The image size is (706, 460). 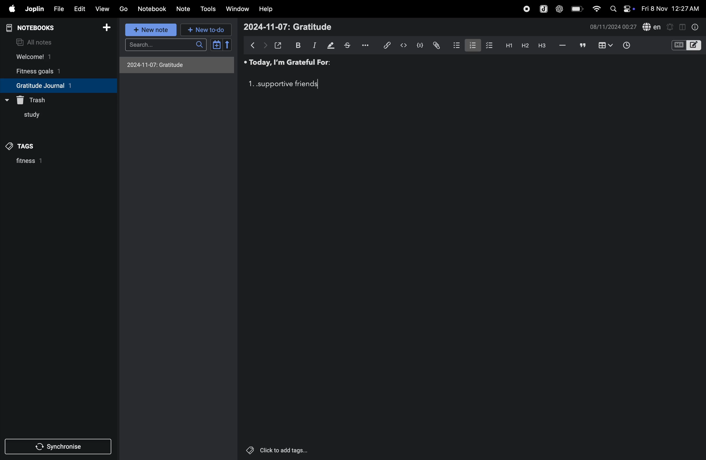 What do you see at coordinates (53, 85) in the screenshot?
I see `gratitude journals 1` at bounding box center [53, 85].